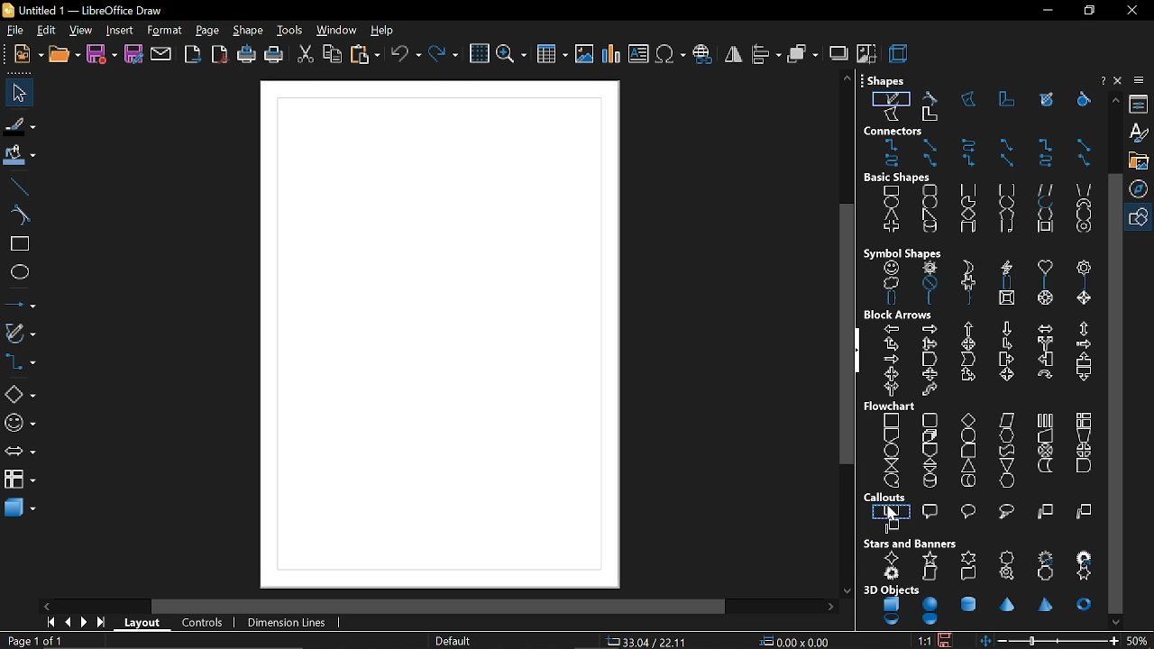 The width and height of the screenshot is (1154, 649). What do you see at coordinates (887, 284) in the screenshot?
I see `cloud` at bounding box center [887, 284].